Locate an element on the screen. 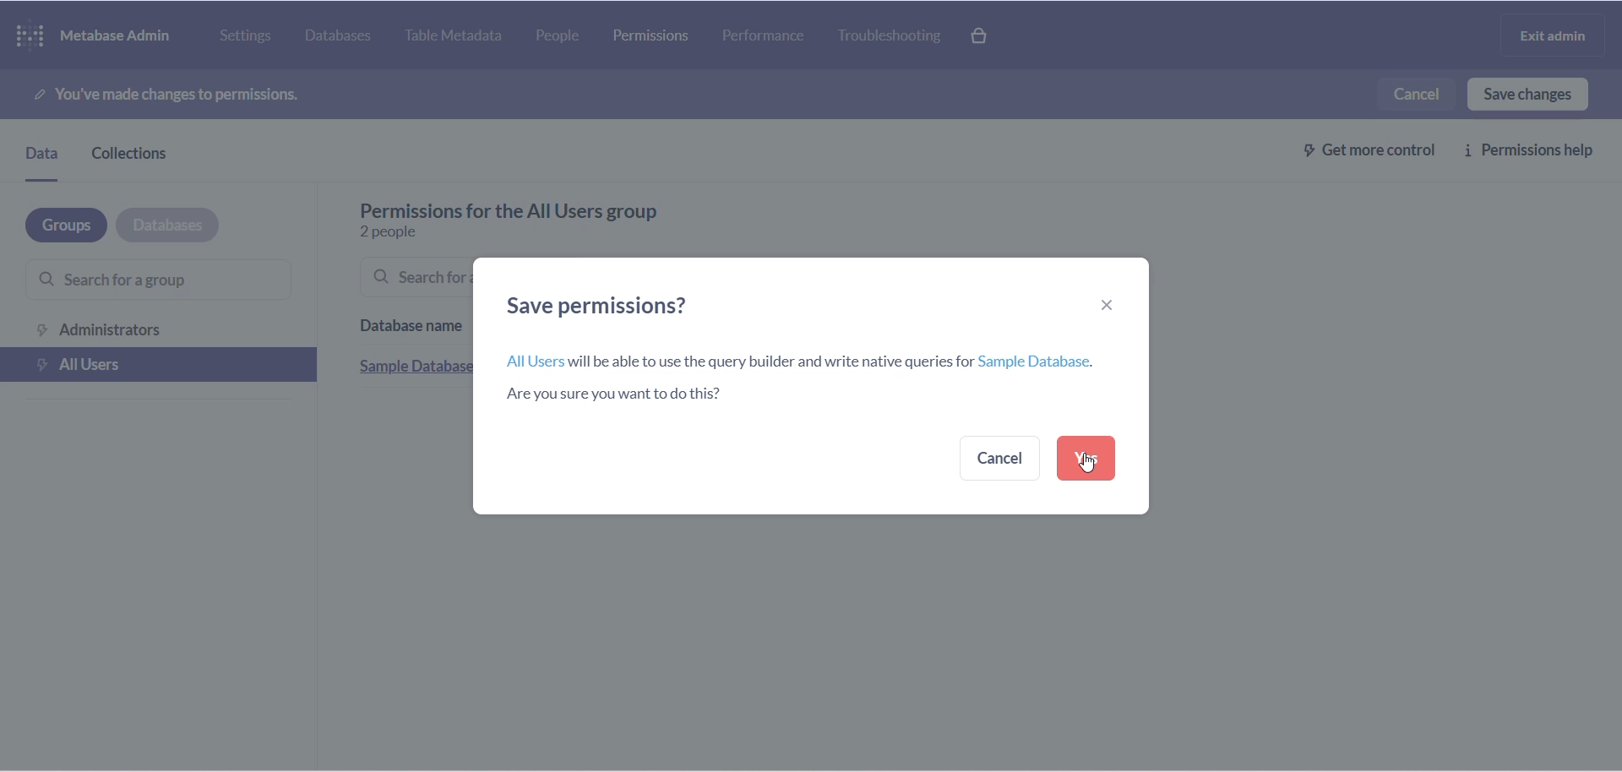 The height and width of the screenshot is (772, 1622). people is located at coordinates (569, 37).